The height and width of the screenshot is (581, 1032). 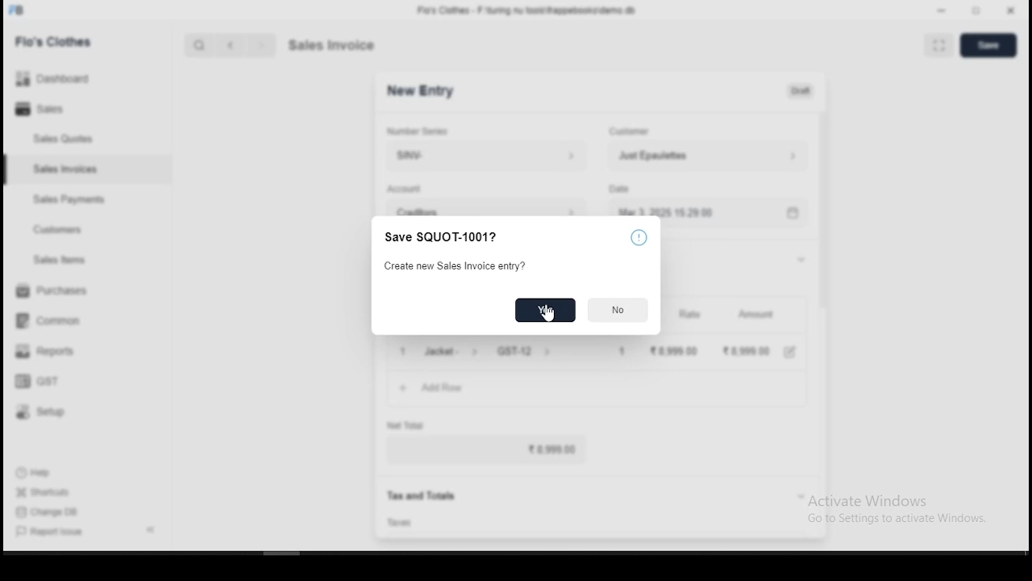 I want to click on CREditors, so click(x=487, y=207).